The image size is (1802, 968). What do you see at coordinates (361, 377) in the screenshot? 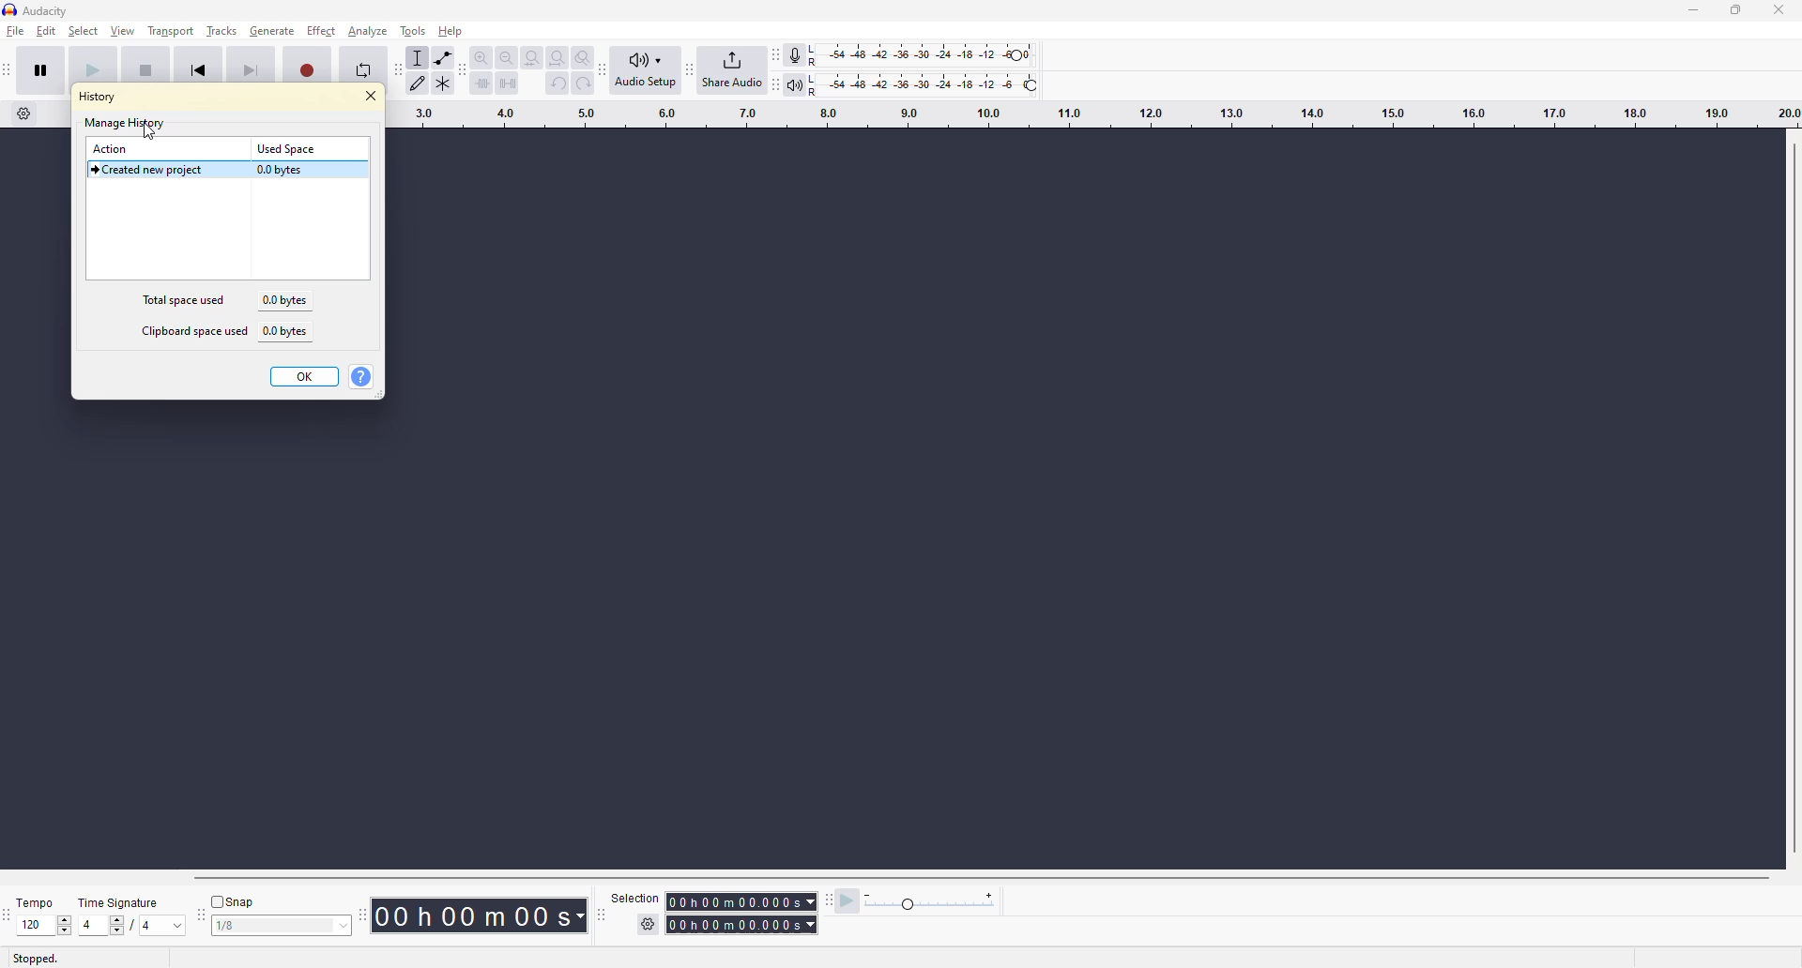
I see `Help` at bounding box center [361, 377].